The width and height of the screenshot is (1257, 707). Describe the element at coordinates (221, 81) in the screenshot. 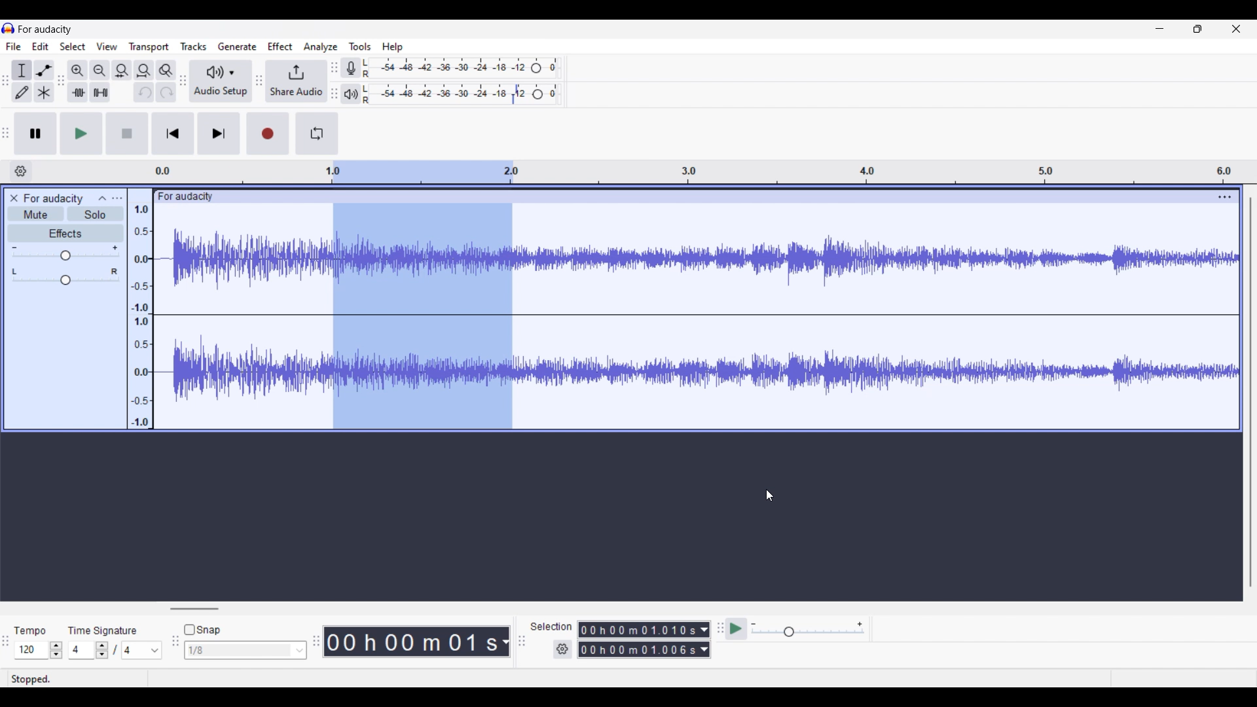

I see `Audio setup` at that location.